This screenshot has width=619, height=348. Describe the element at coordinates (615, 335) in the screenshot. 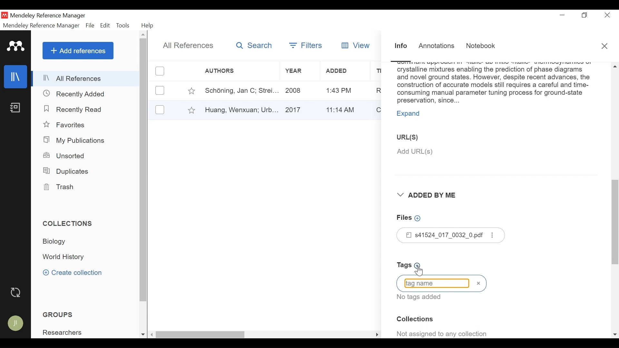

I see `Scroll down` at that location.